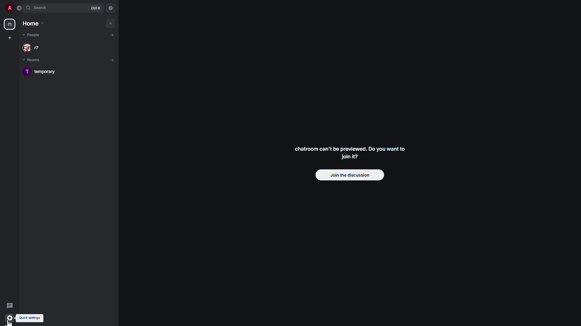 The image size is (581, 326). What do you see at coordinates (97, 8) in the screenshot?
I see `ctrl K` at bounding box center [97, 8].